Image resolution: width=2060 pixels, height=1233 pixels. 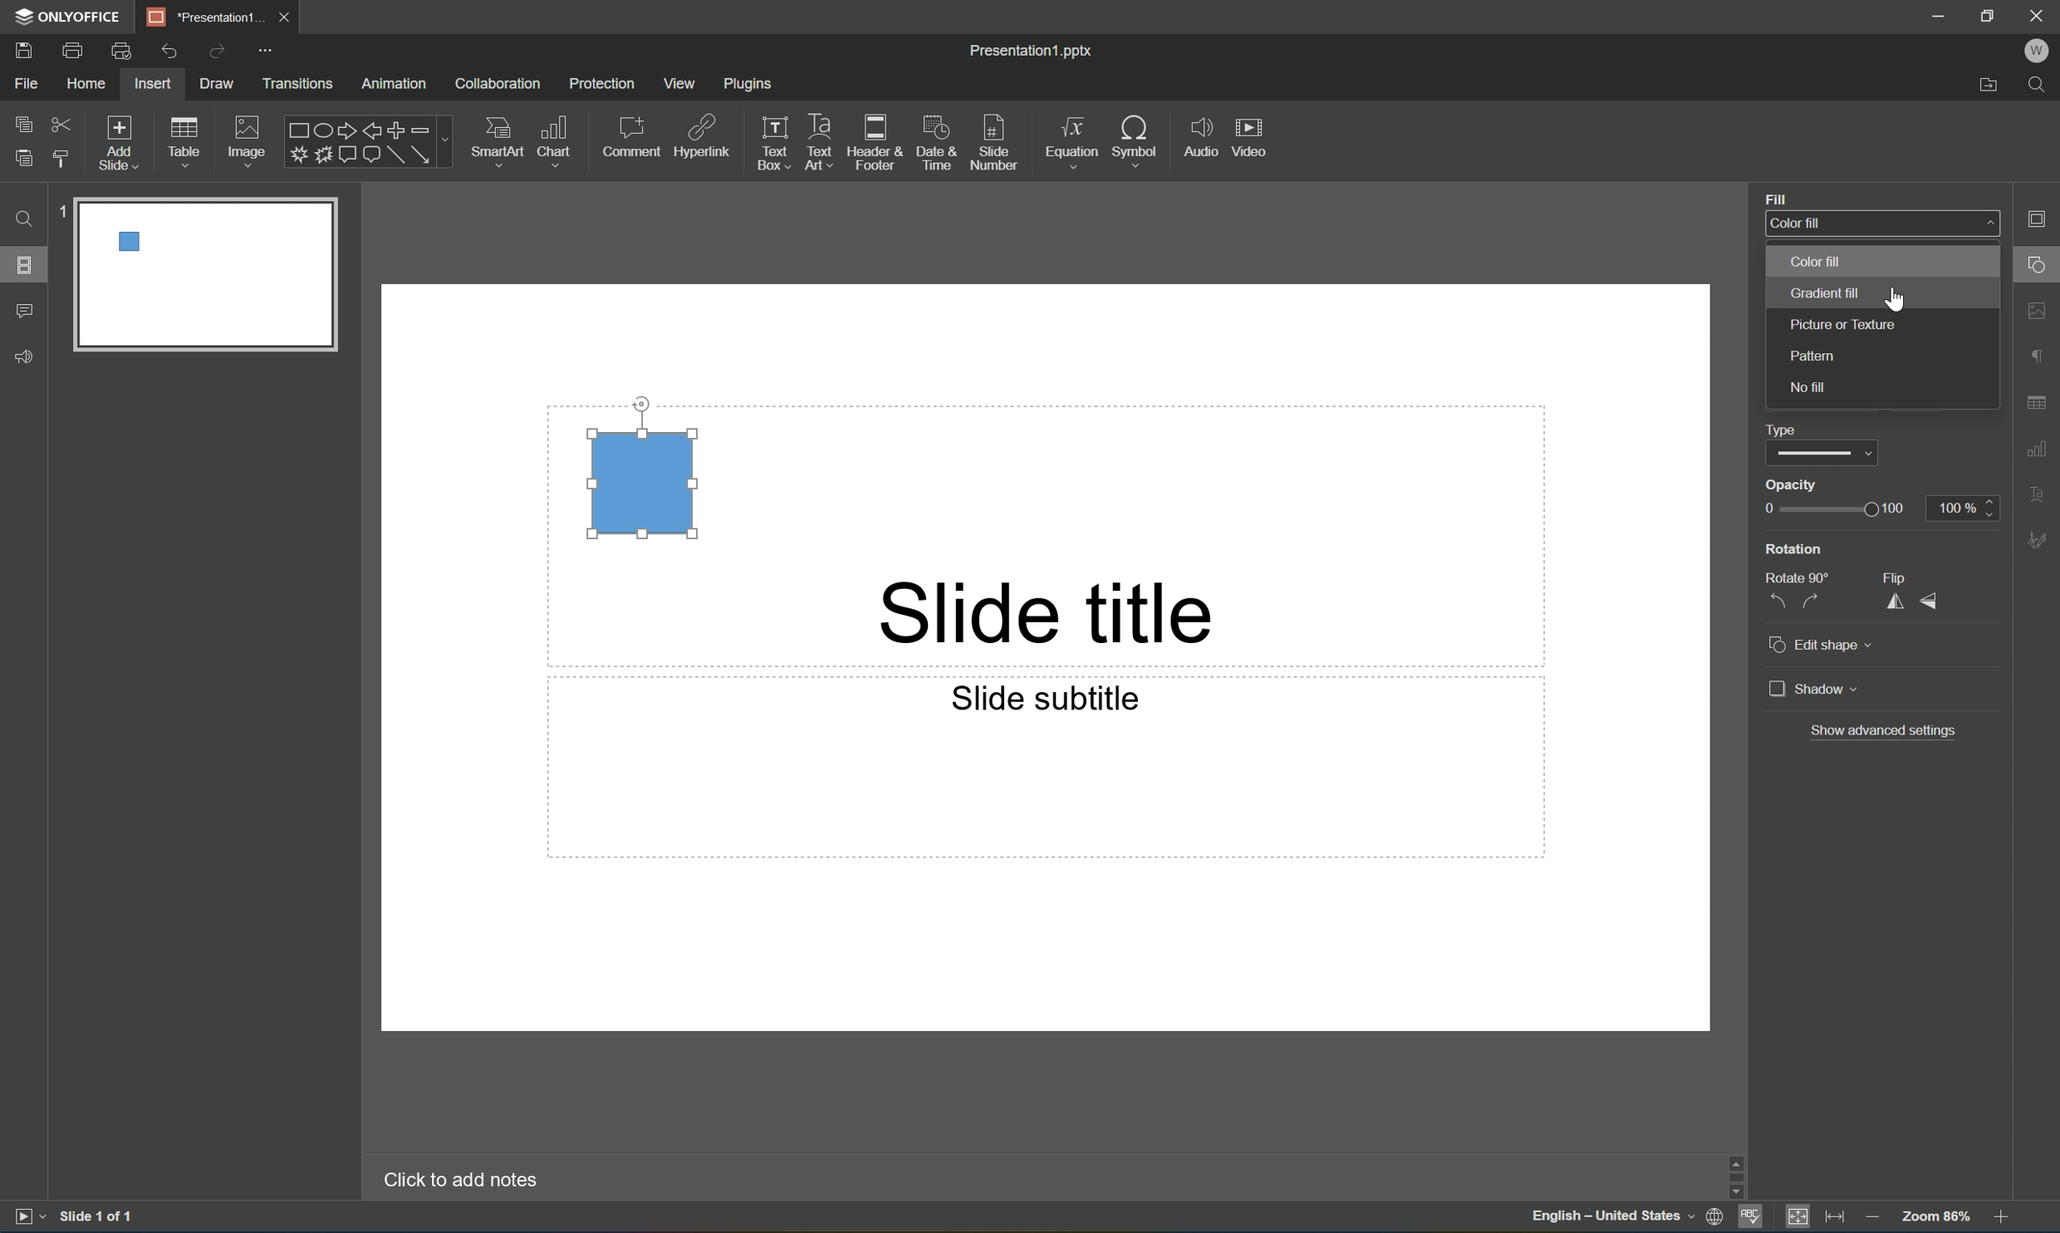 What do you see at coordinates (1796, 223) in the screenshot?
I see `Color fill` at bounding box center [1796, 223].